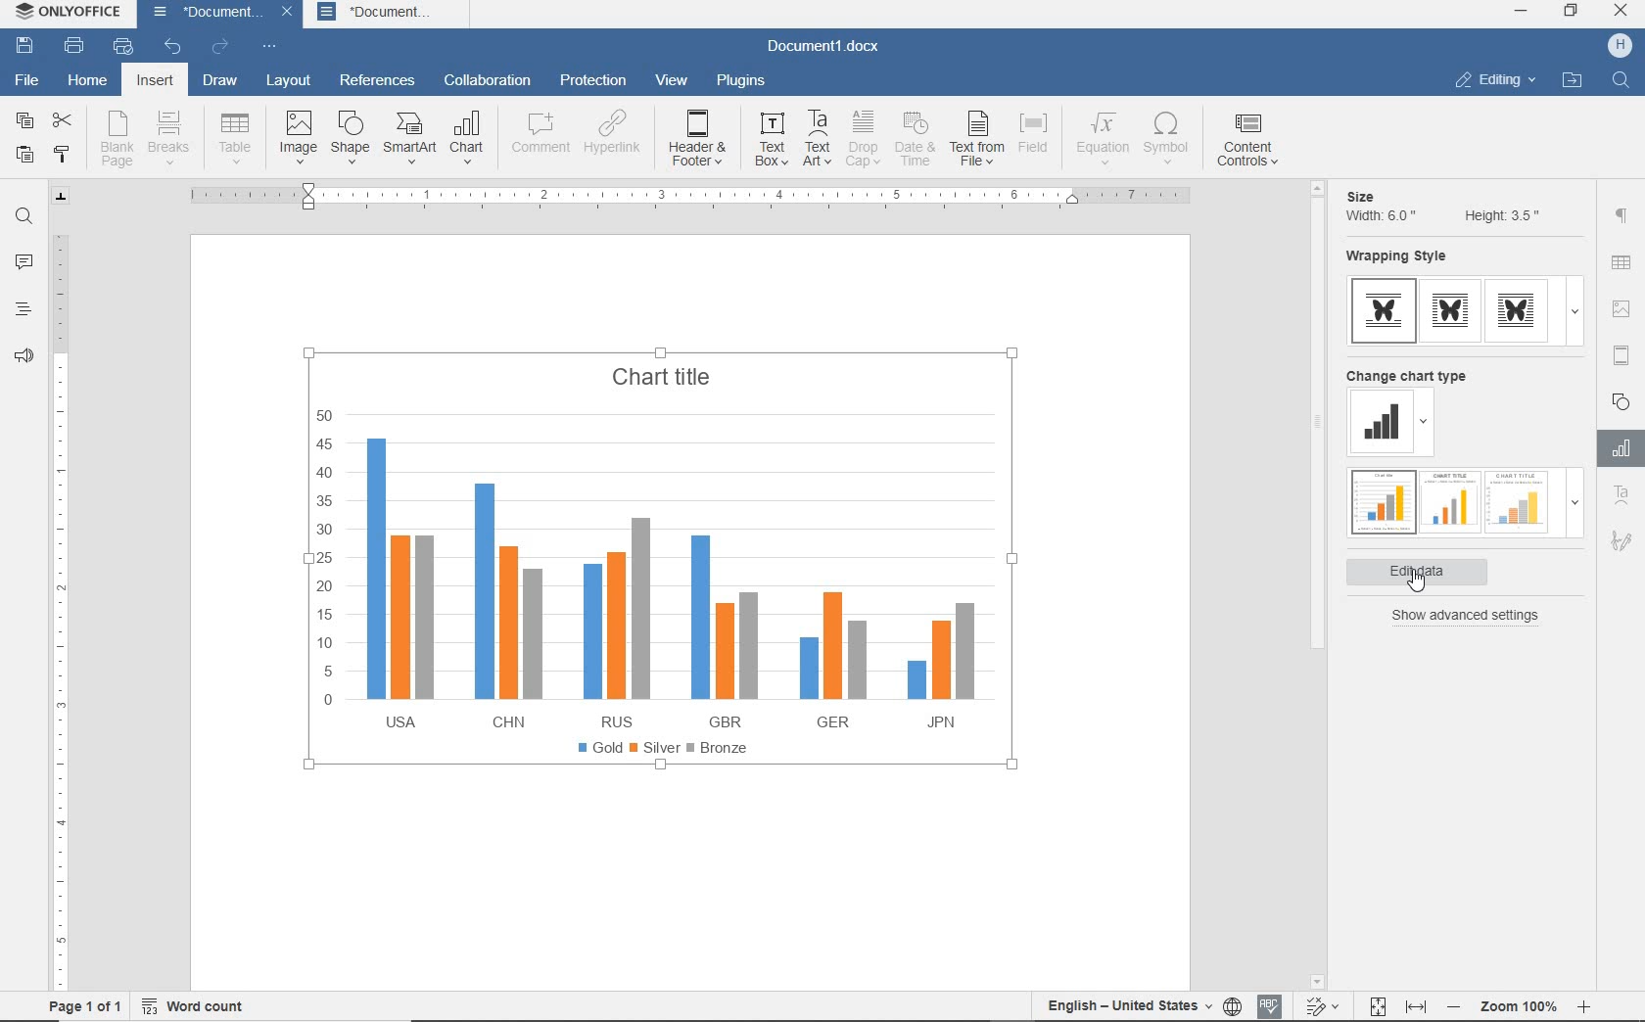 This screenshot has height=1022, width=1645. I want to click on change type, so click(1382, 423).